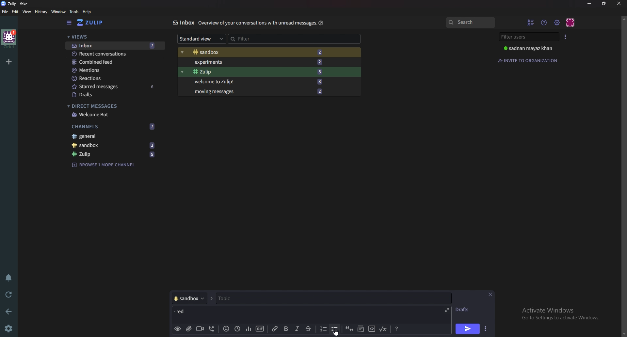 The width and height of the screenshot is (627, 337). Describe the element at coordinates (112, 106) in the screenshot. I see `Direct messages` at that location.